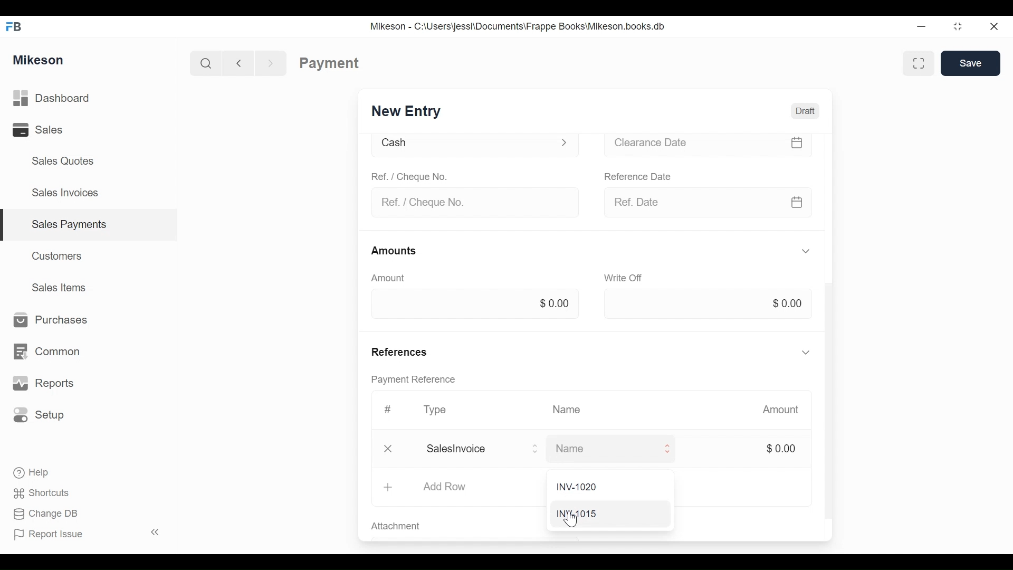 Image resolution: width=1013 pixels, height=570 pixels. Describe the element at coordinates (17, 25) in the screenshot. I see `FB` at that location.